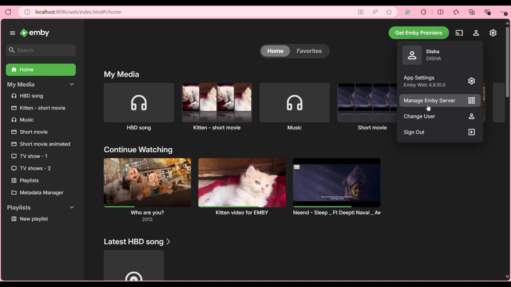 Image resolution: width=511 pixels, height=287 pixels. What do you see at coordinates (144, 190) in the screenshot?
I see `WHO ARE YOU?` at bounding box center [144, 190].